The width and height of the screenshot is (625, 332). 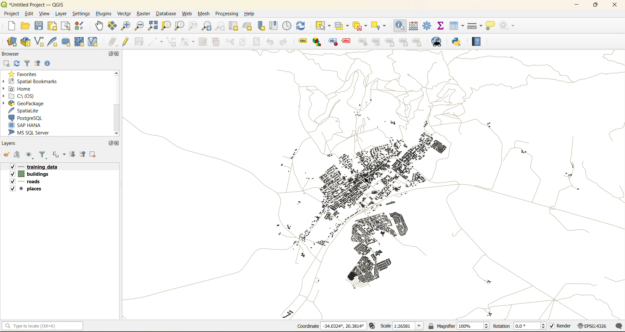 I want to click on temporary scratch layer, so click(x=67, y=42).